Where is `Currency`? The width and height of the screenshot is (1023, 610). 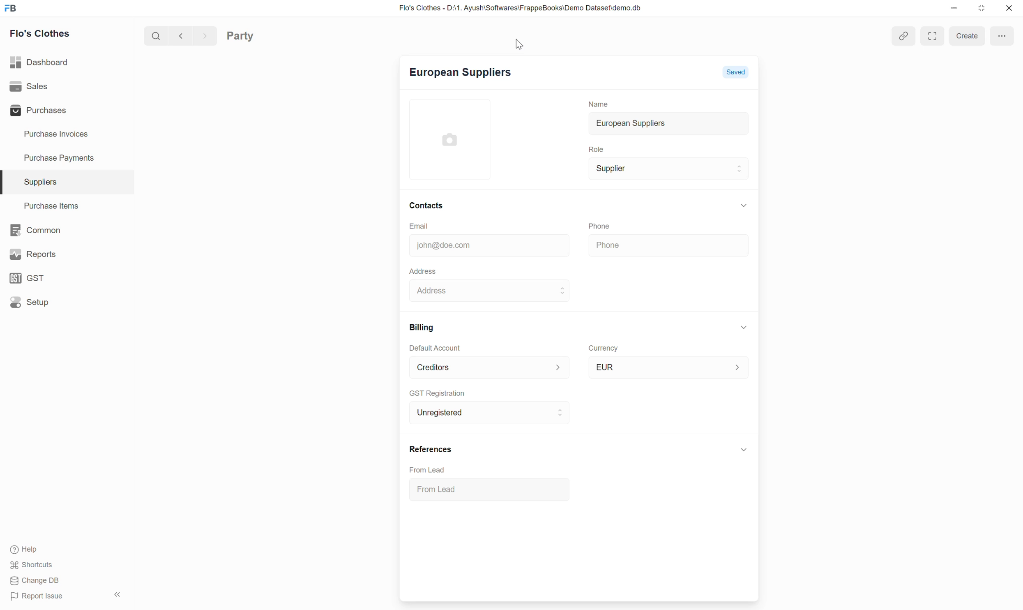
Currency is located at coordinates (601, 347).